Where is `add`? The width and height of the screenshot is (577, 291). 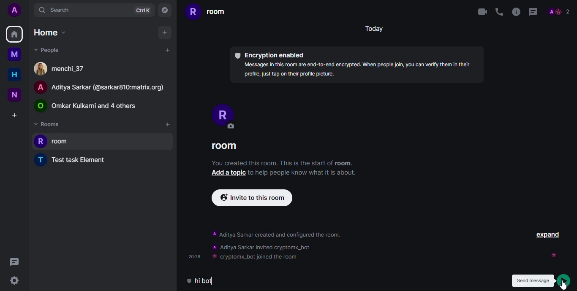
add is located at coordinates (168, 50).